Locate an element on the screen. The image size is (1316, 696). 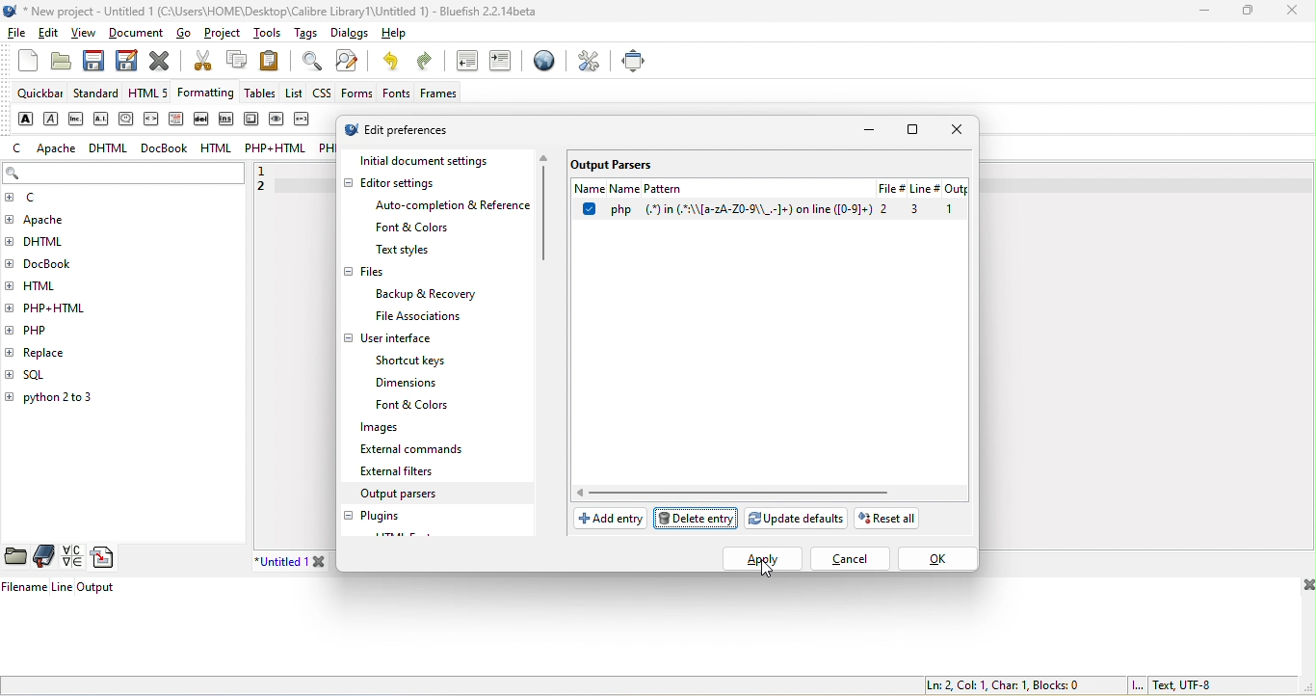
css is located at coordinates (323, 95).